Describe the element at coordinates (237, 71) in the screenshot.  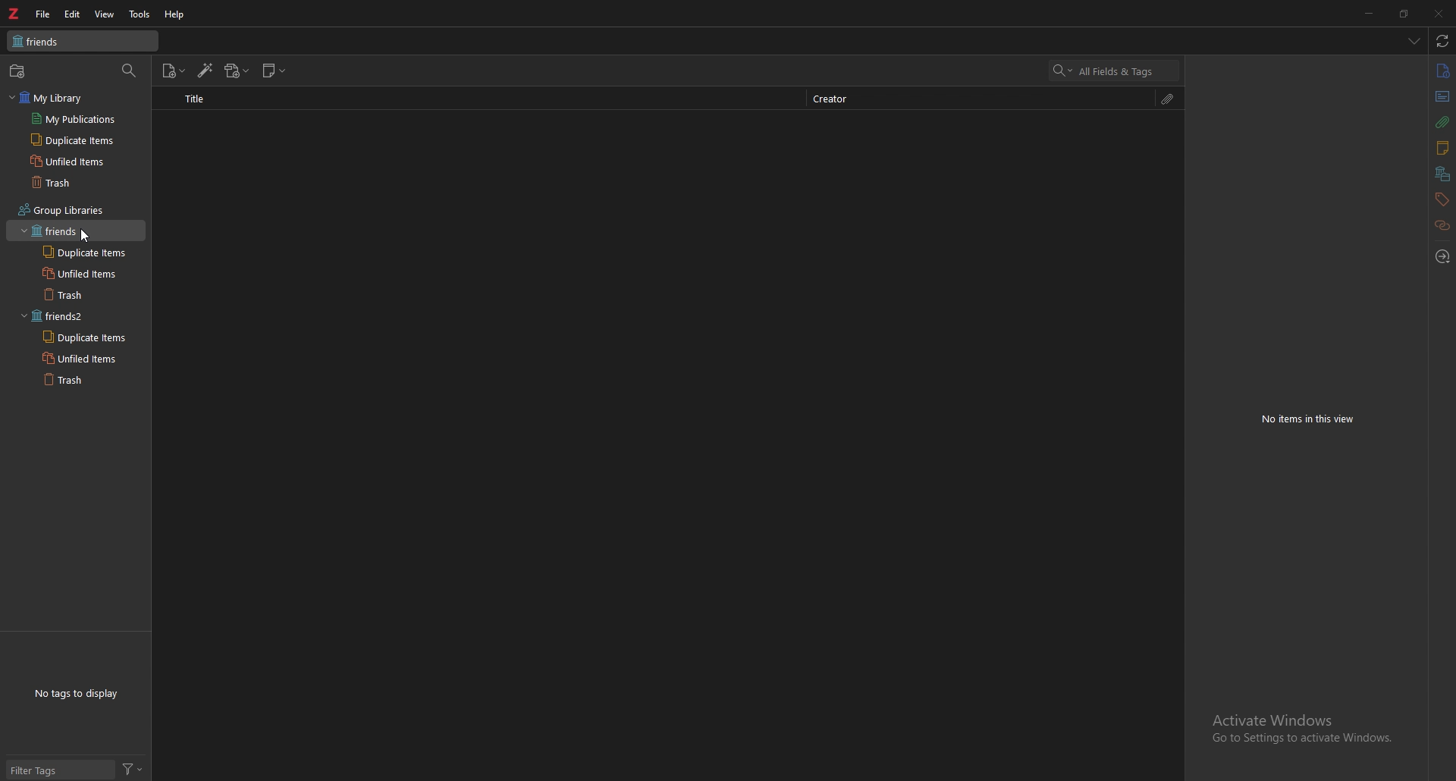
I see `add attachment` at that location.